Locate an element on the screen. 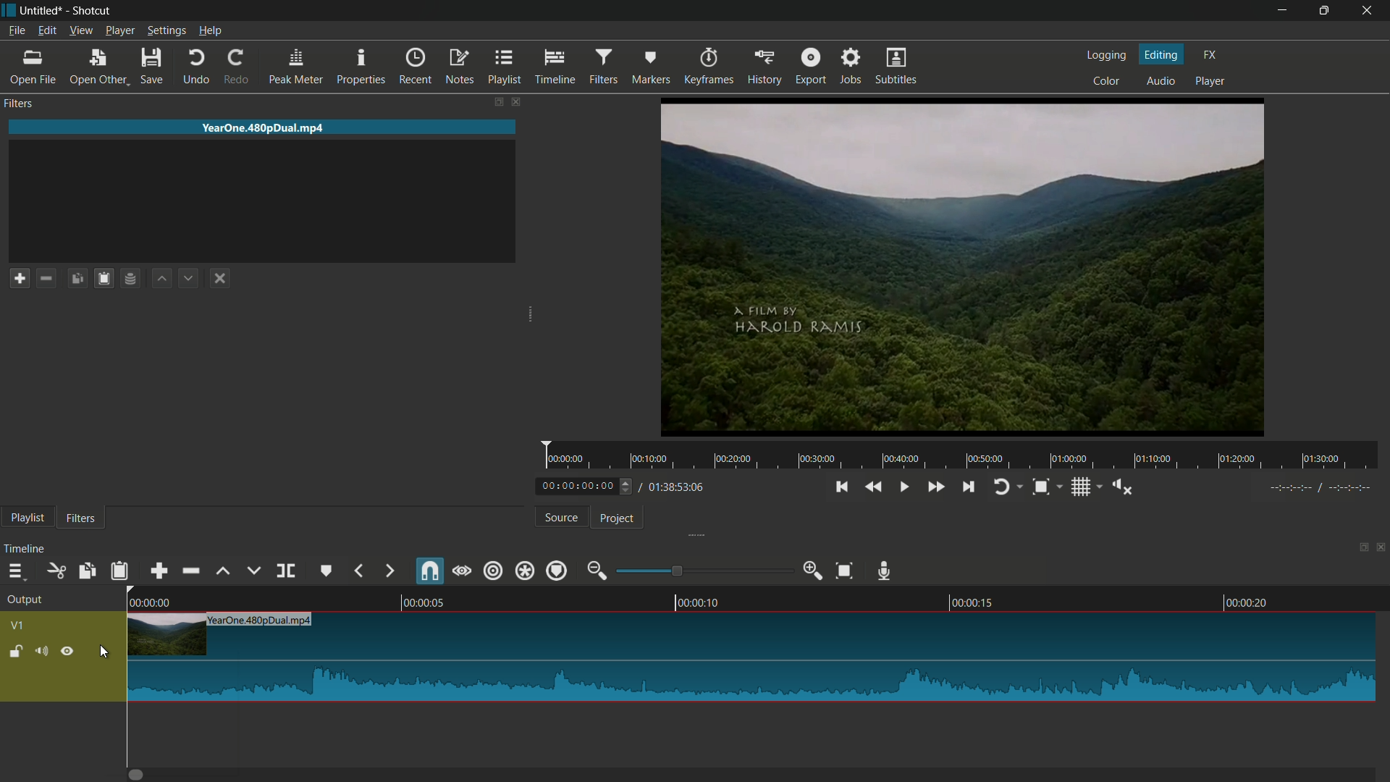 This screenshot has height=782, width=1390. timestamps is located at coordinates (696, 602).